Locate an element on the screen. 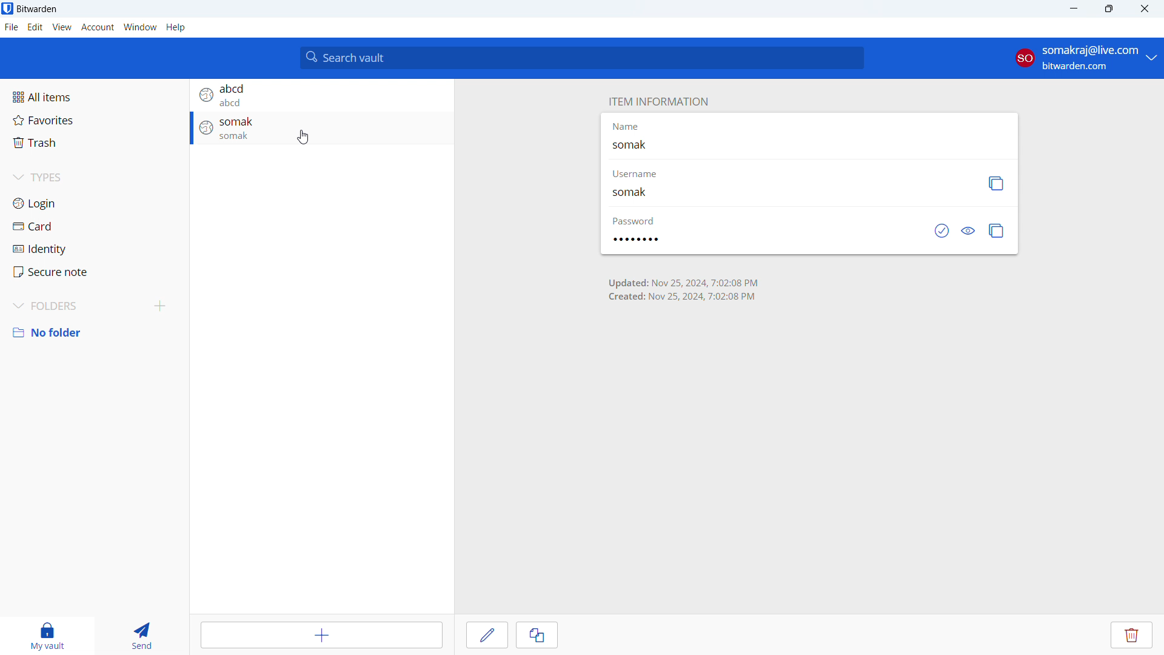 This screenshot has height=655, width=1164. edit is located at coordinates (36, 27).